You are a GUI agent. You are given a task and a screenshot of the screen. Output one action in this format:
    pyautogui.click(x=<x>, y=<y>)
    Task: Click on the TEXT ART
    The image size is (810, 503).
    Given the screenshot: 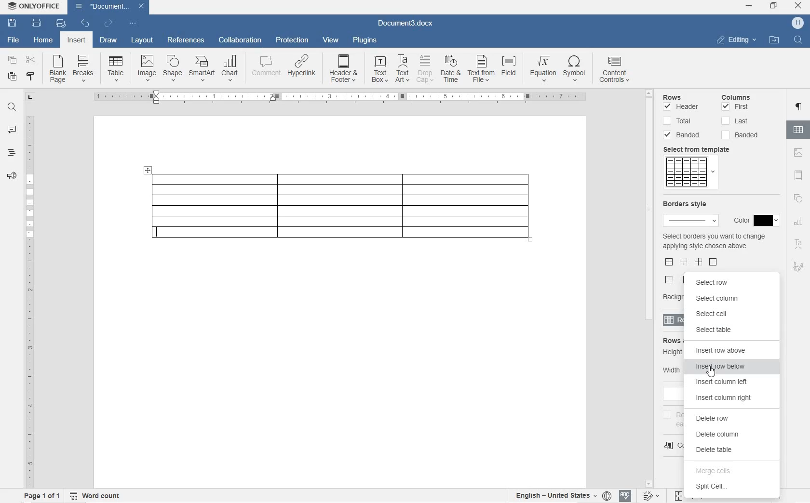 What is the action you would take?
    pyautogui.click(x=402, y=69)
    